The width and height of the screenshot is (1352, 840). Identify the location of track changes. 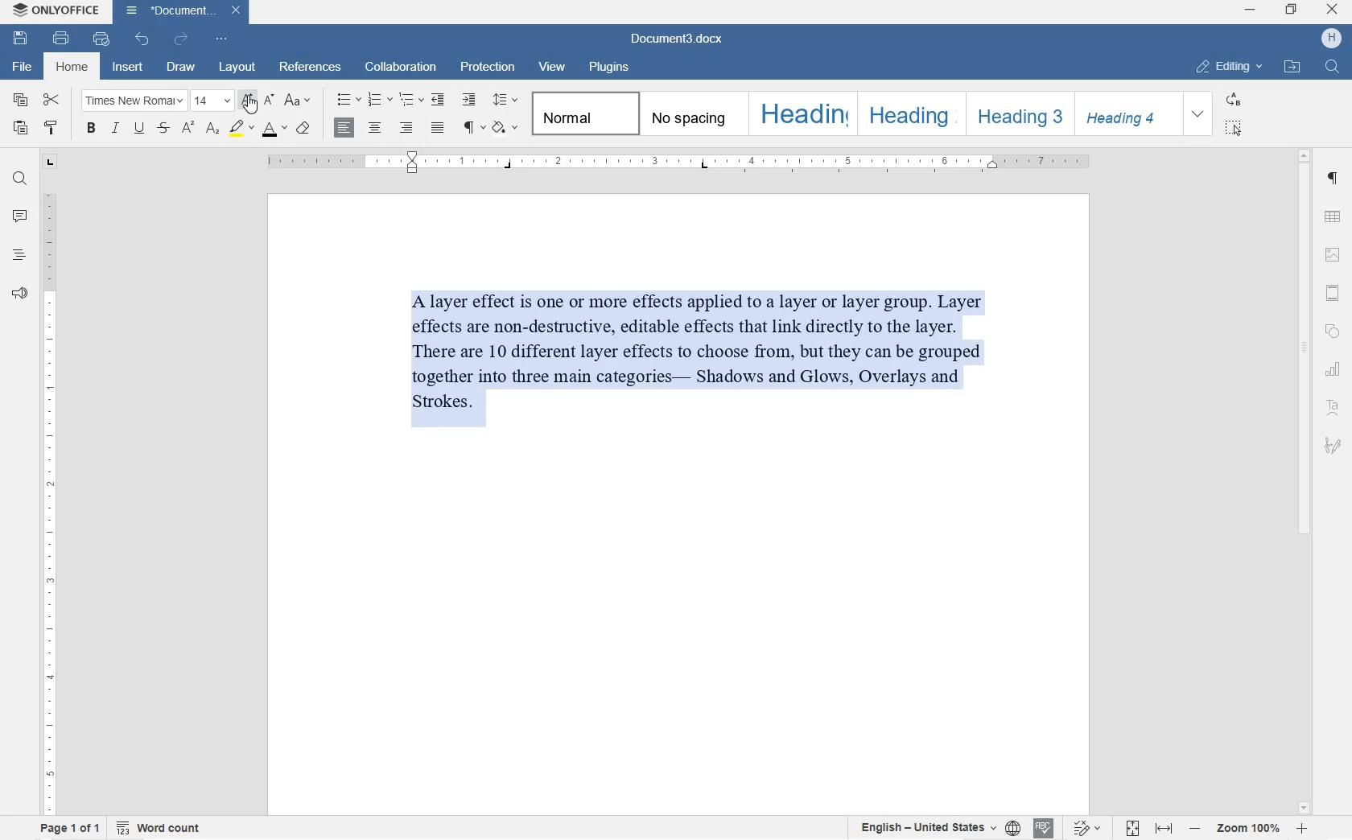
(1089, 828).